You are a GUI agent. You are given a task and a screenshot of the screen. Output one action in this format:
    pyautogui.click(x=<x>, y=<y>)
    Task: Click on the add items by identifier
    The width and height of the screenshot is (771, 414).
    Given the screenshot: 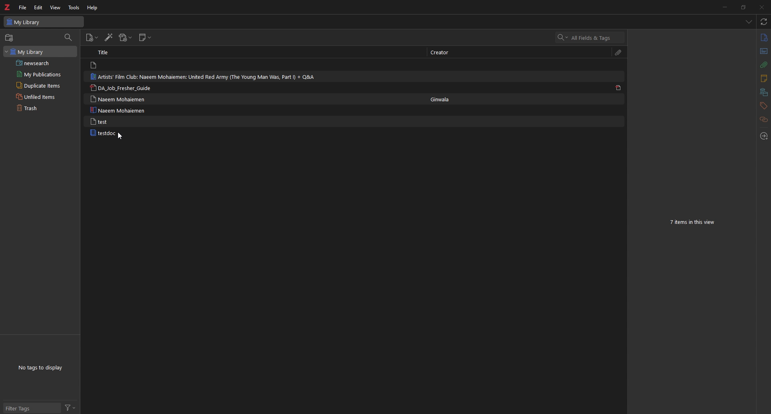 What is the action you would take?
    pyautogui.click(x=108, y=38)
    